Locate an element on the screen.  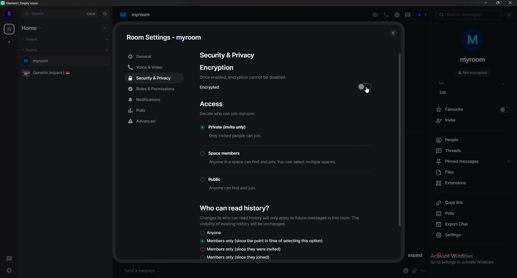
room settings - myroom is located at coordinates (165, 37).